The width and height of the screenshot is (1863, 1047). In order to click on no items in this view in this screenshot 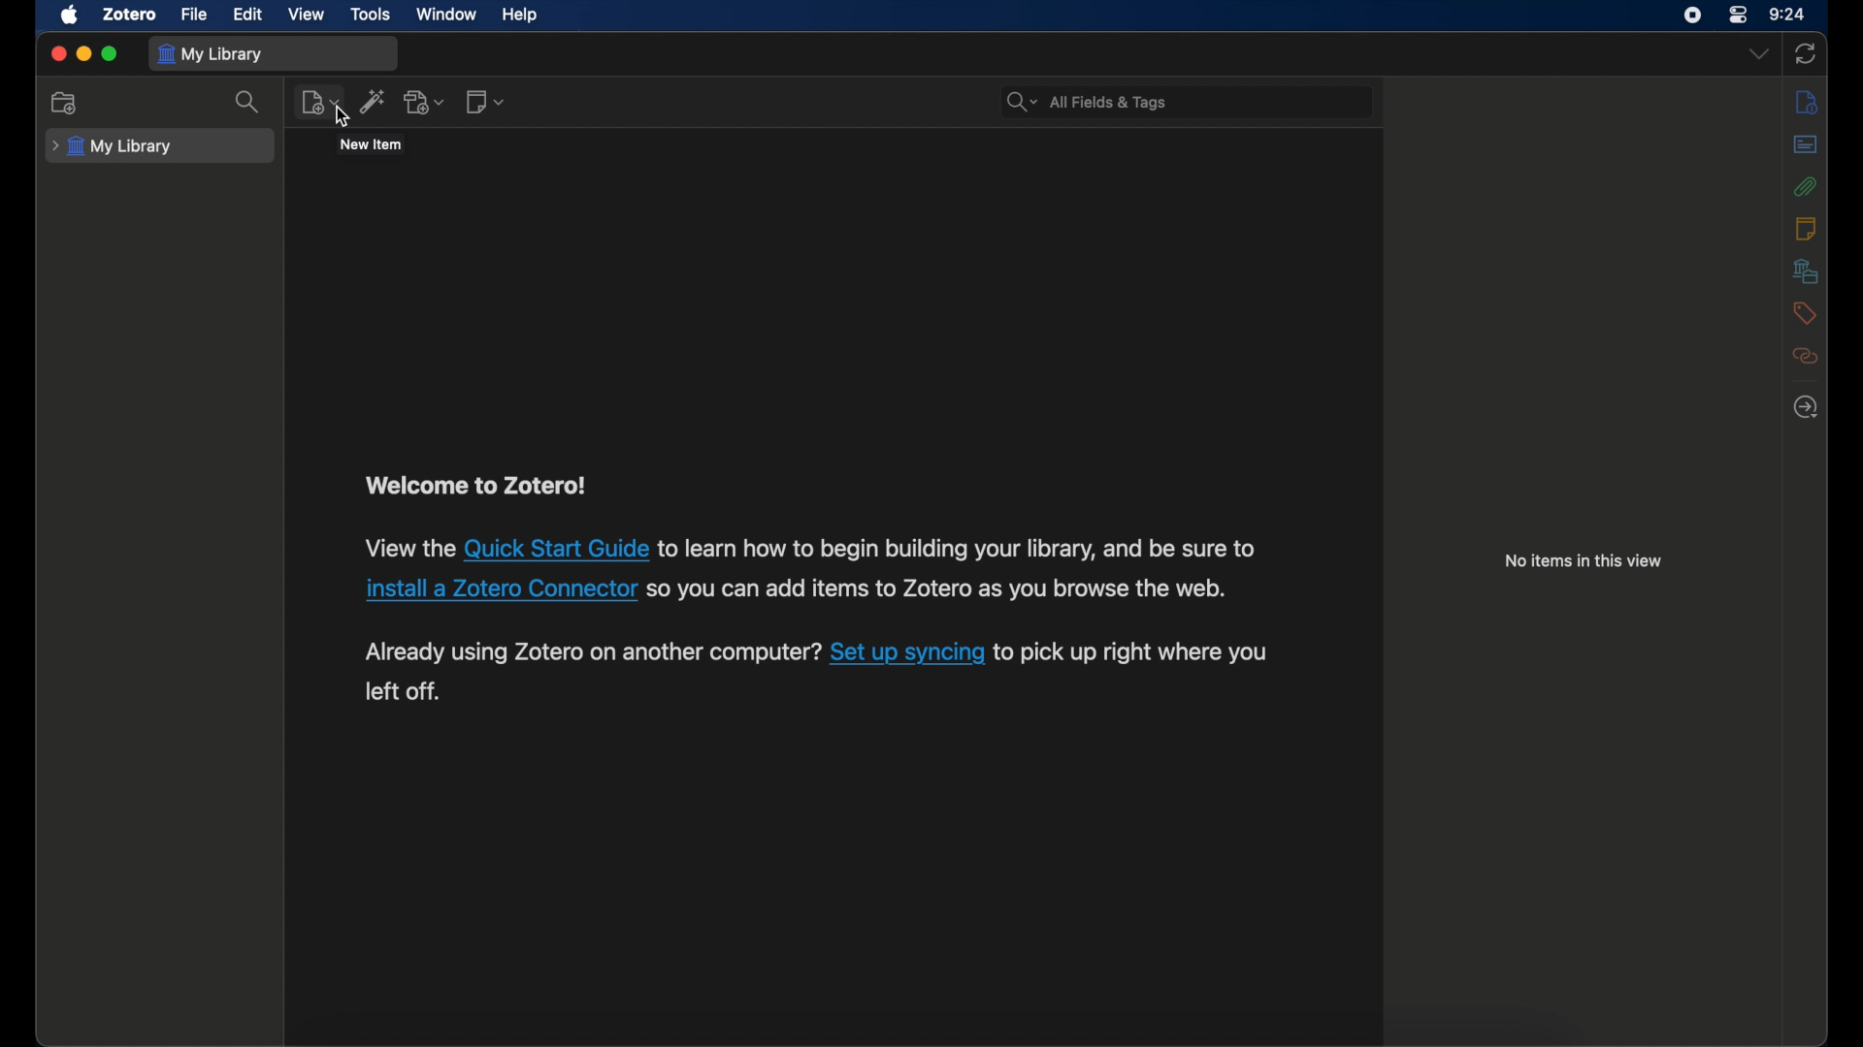, I will do `click(1583, 562)`.